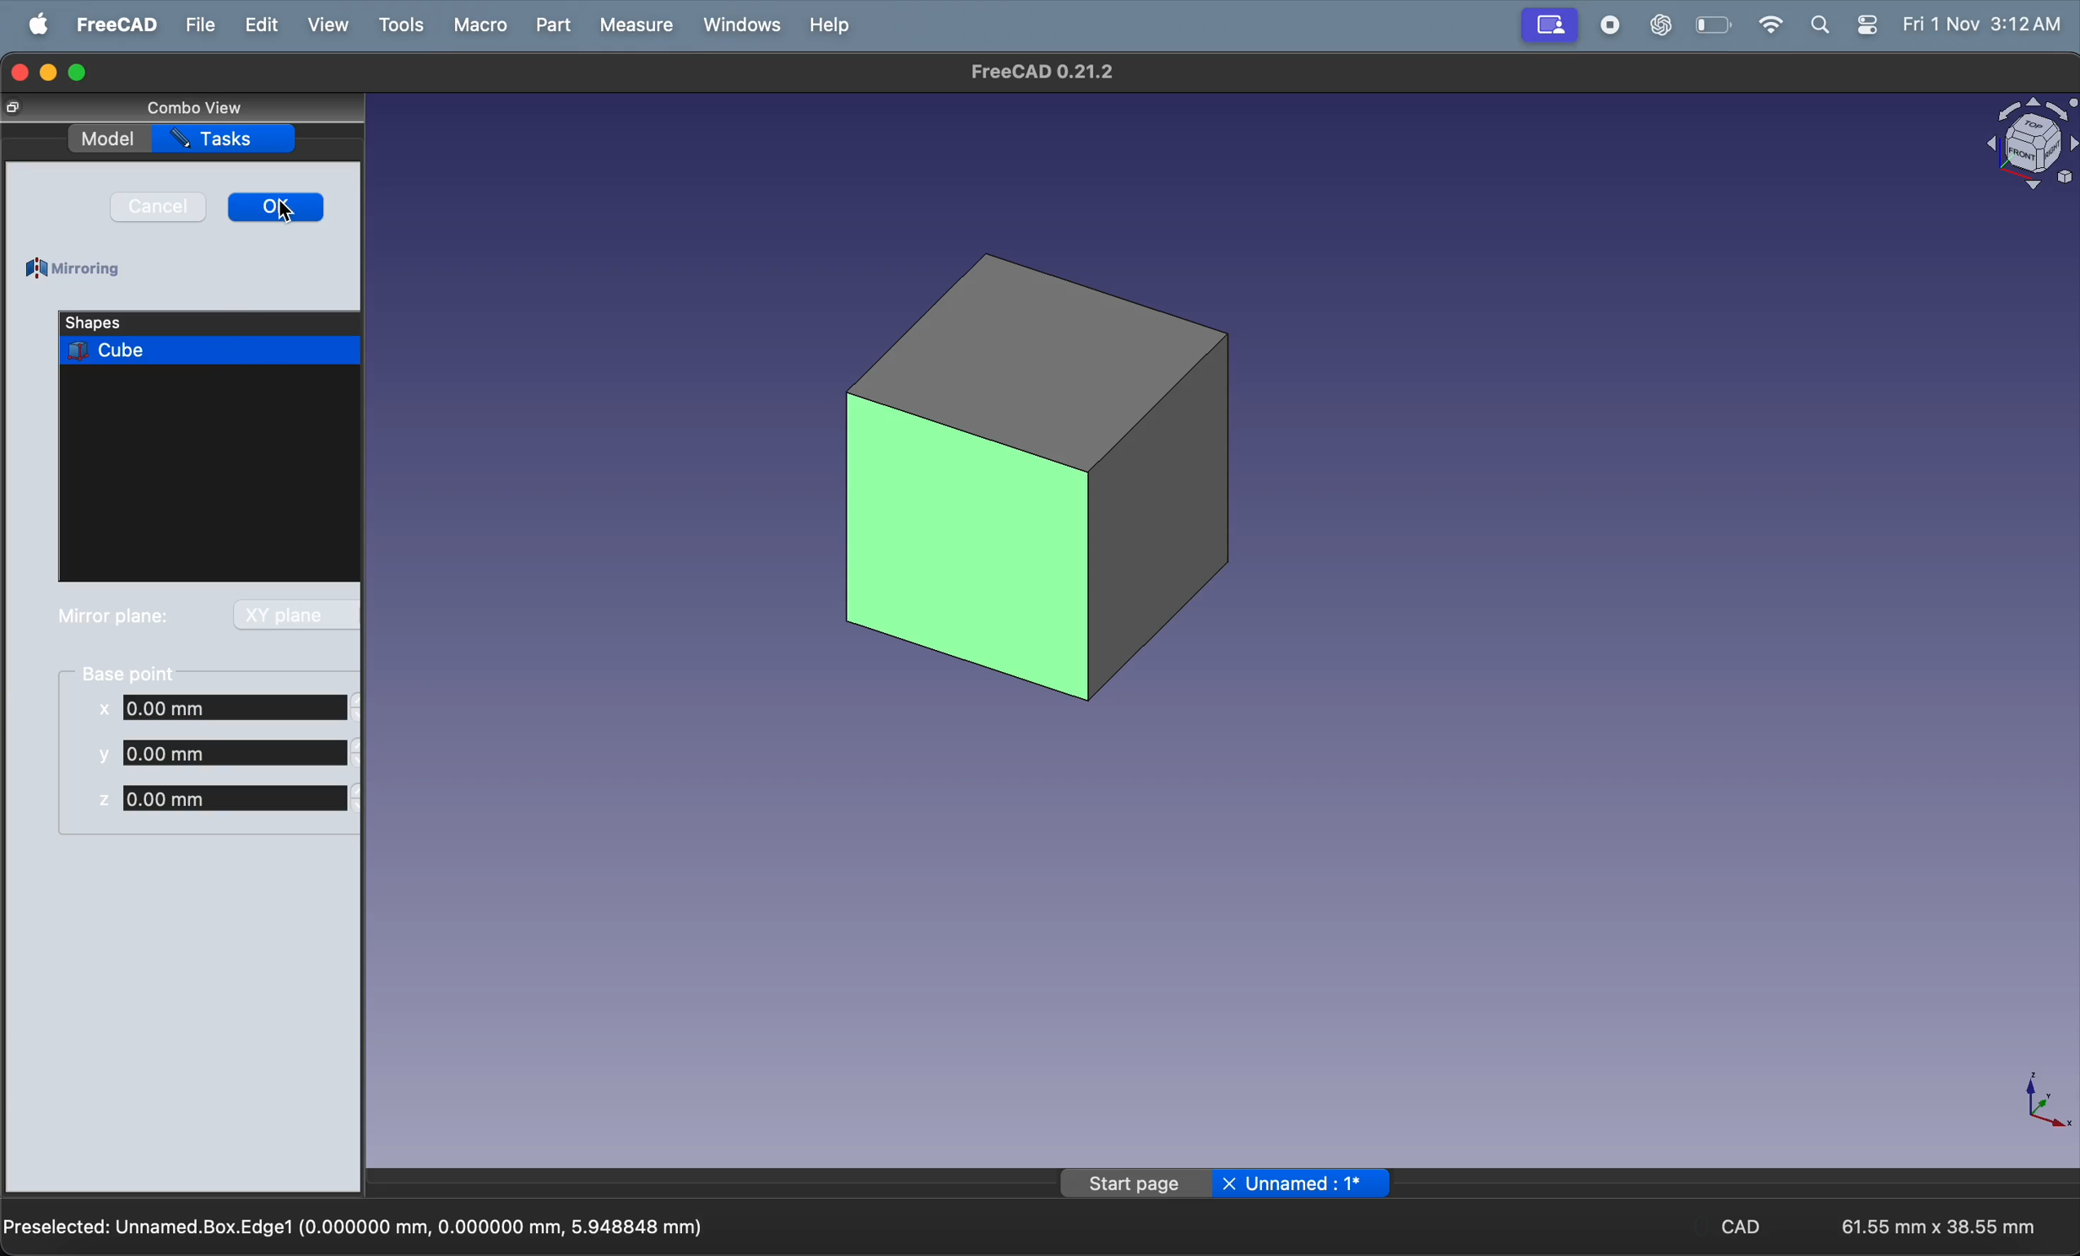  Describe the element at coordinates (1134, 1184) in the screenshot. I see `start page` at that location.